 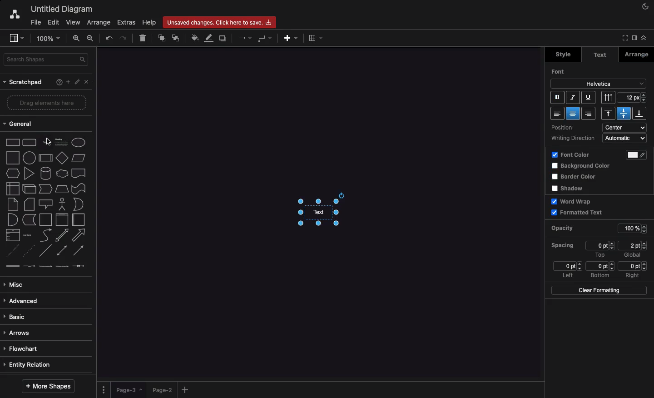 I want to click on Night mode on, so click(x=644, y=7).